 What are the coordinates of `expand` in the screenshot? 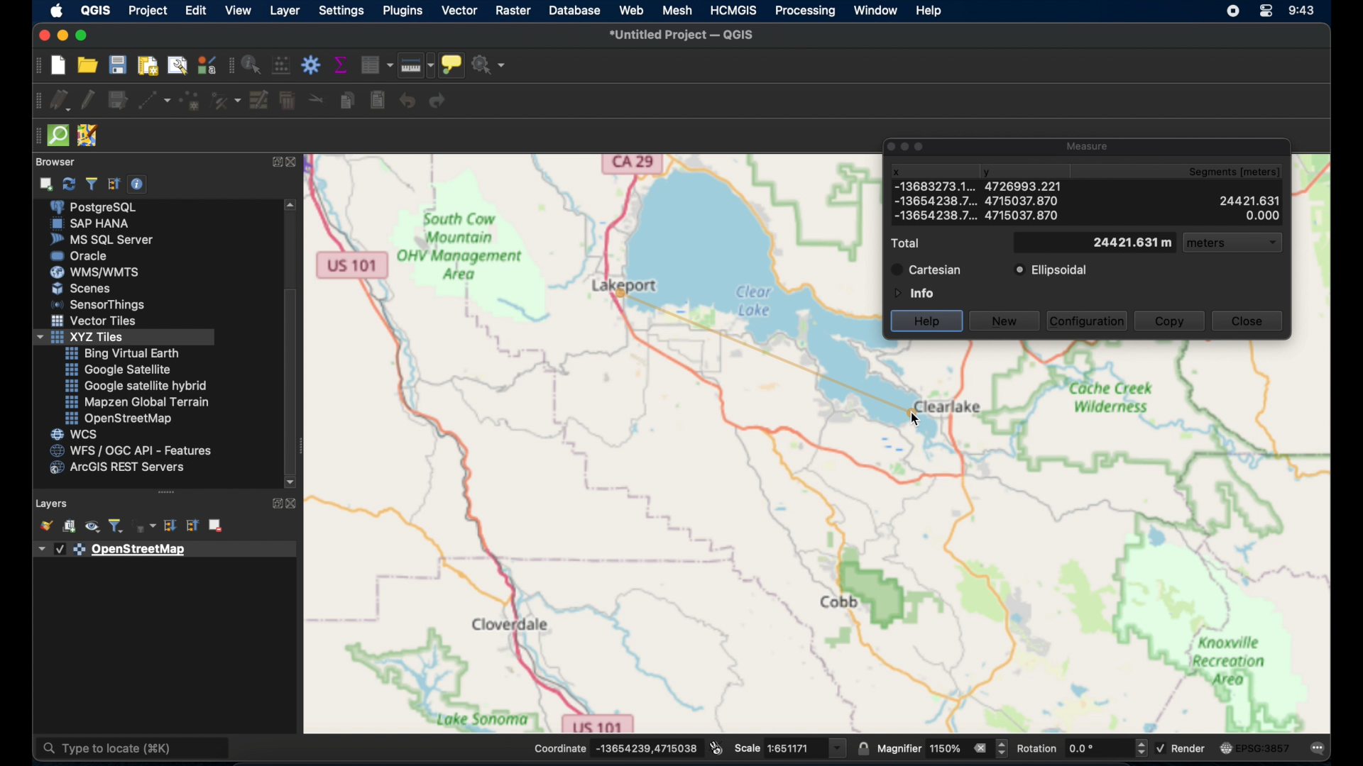 It's located at (274, 163).